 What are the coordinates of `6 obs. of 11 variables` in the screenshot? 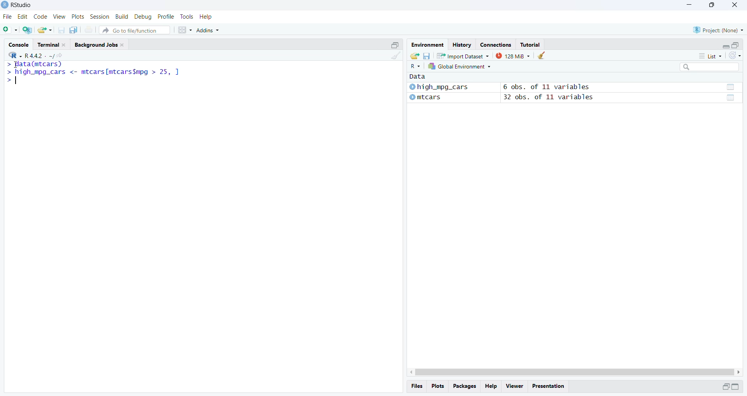 It's located at (547, 87).